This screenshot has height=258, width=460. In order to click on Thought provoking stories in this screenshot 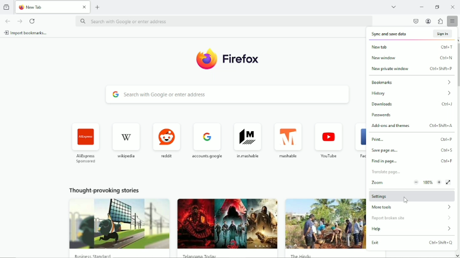, I will do `click(324, 224)`.